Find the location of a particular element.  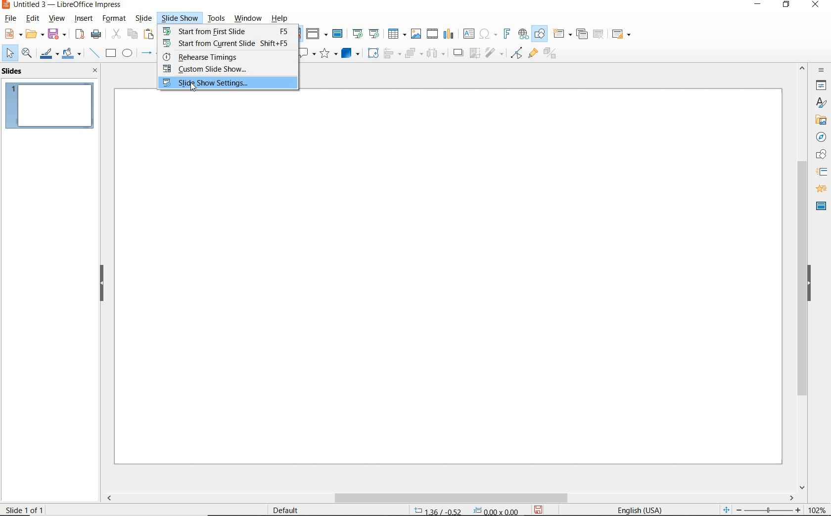

LINES AND ARROWS is located at coordinates (146, 54).